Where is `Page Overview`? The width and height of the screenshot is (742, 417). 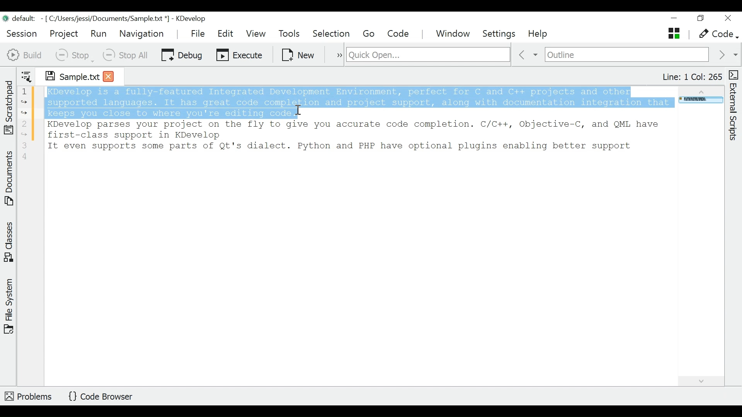
Page Overview is located at coordinates (699, 101).